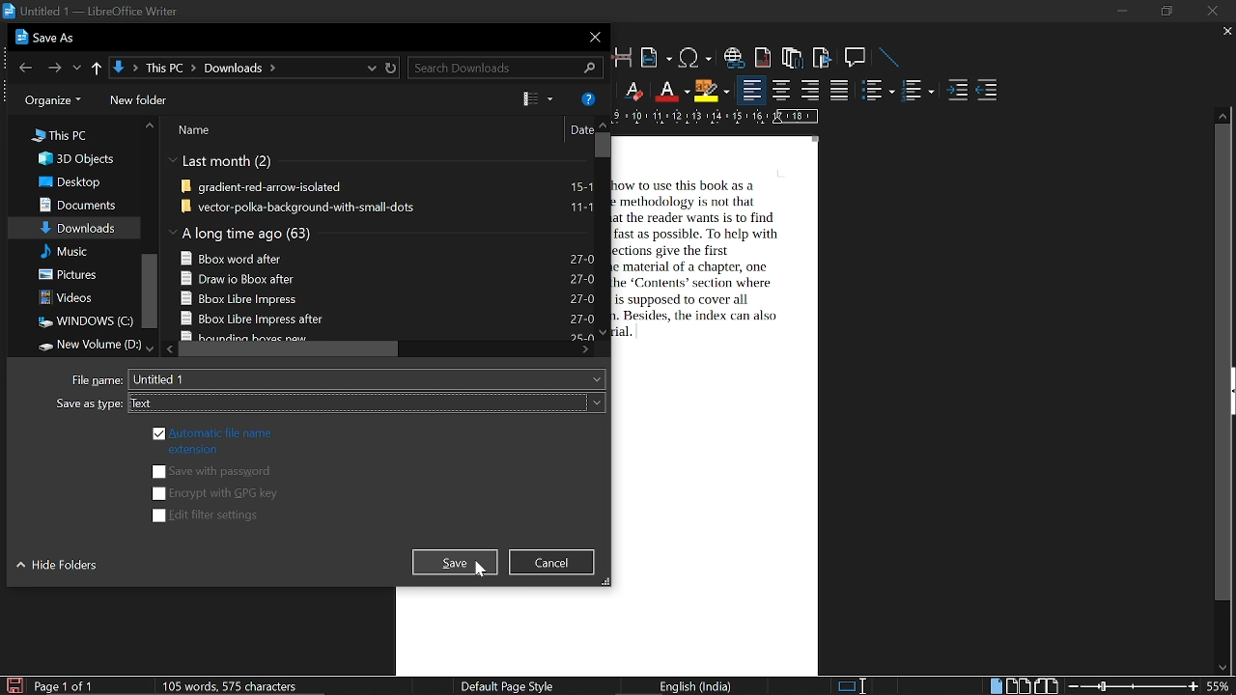 Image resolution: width=1236 pixels, height=695 pixels. What do you see at coordinates (857, 58) in the screenshot?
I see `insert comment` at bounding box center [857, 58].